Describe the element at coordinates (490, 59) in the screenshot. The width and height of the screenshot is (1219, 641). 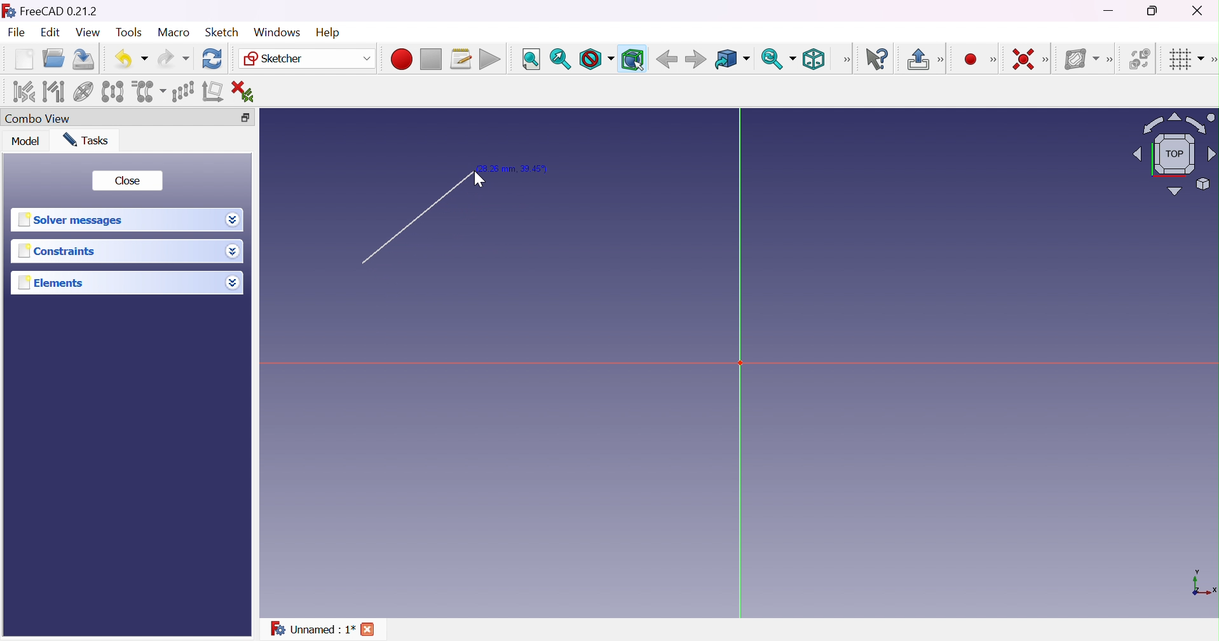
I see `Execute macro` at that location.